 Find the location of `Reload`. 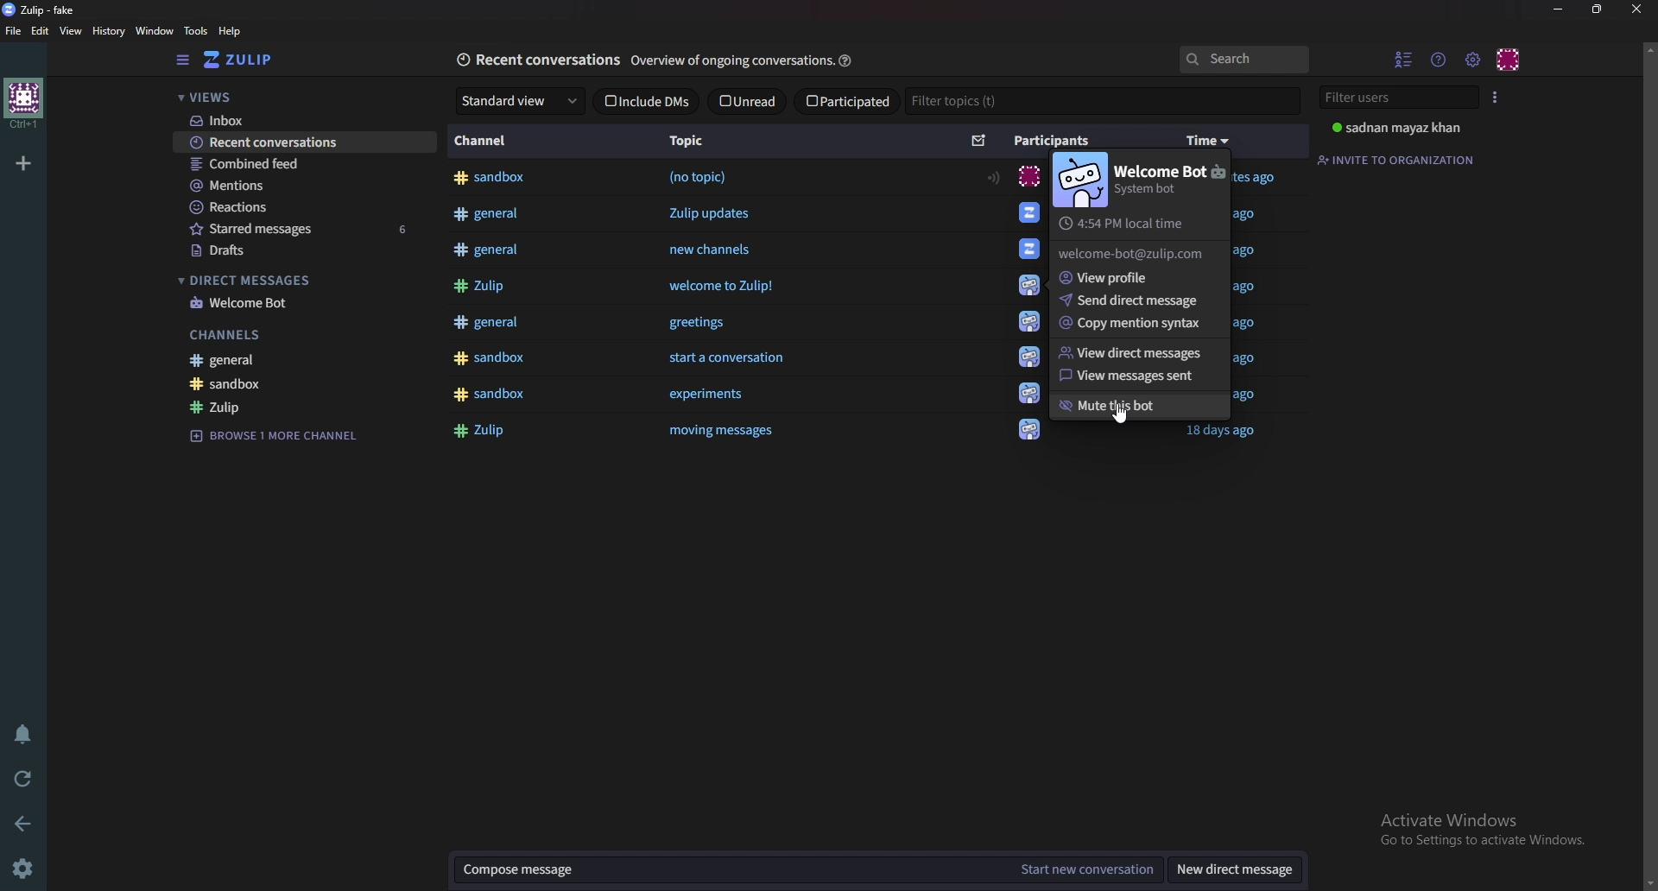

Reload is located at coordinates (19, 777).